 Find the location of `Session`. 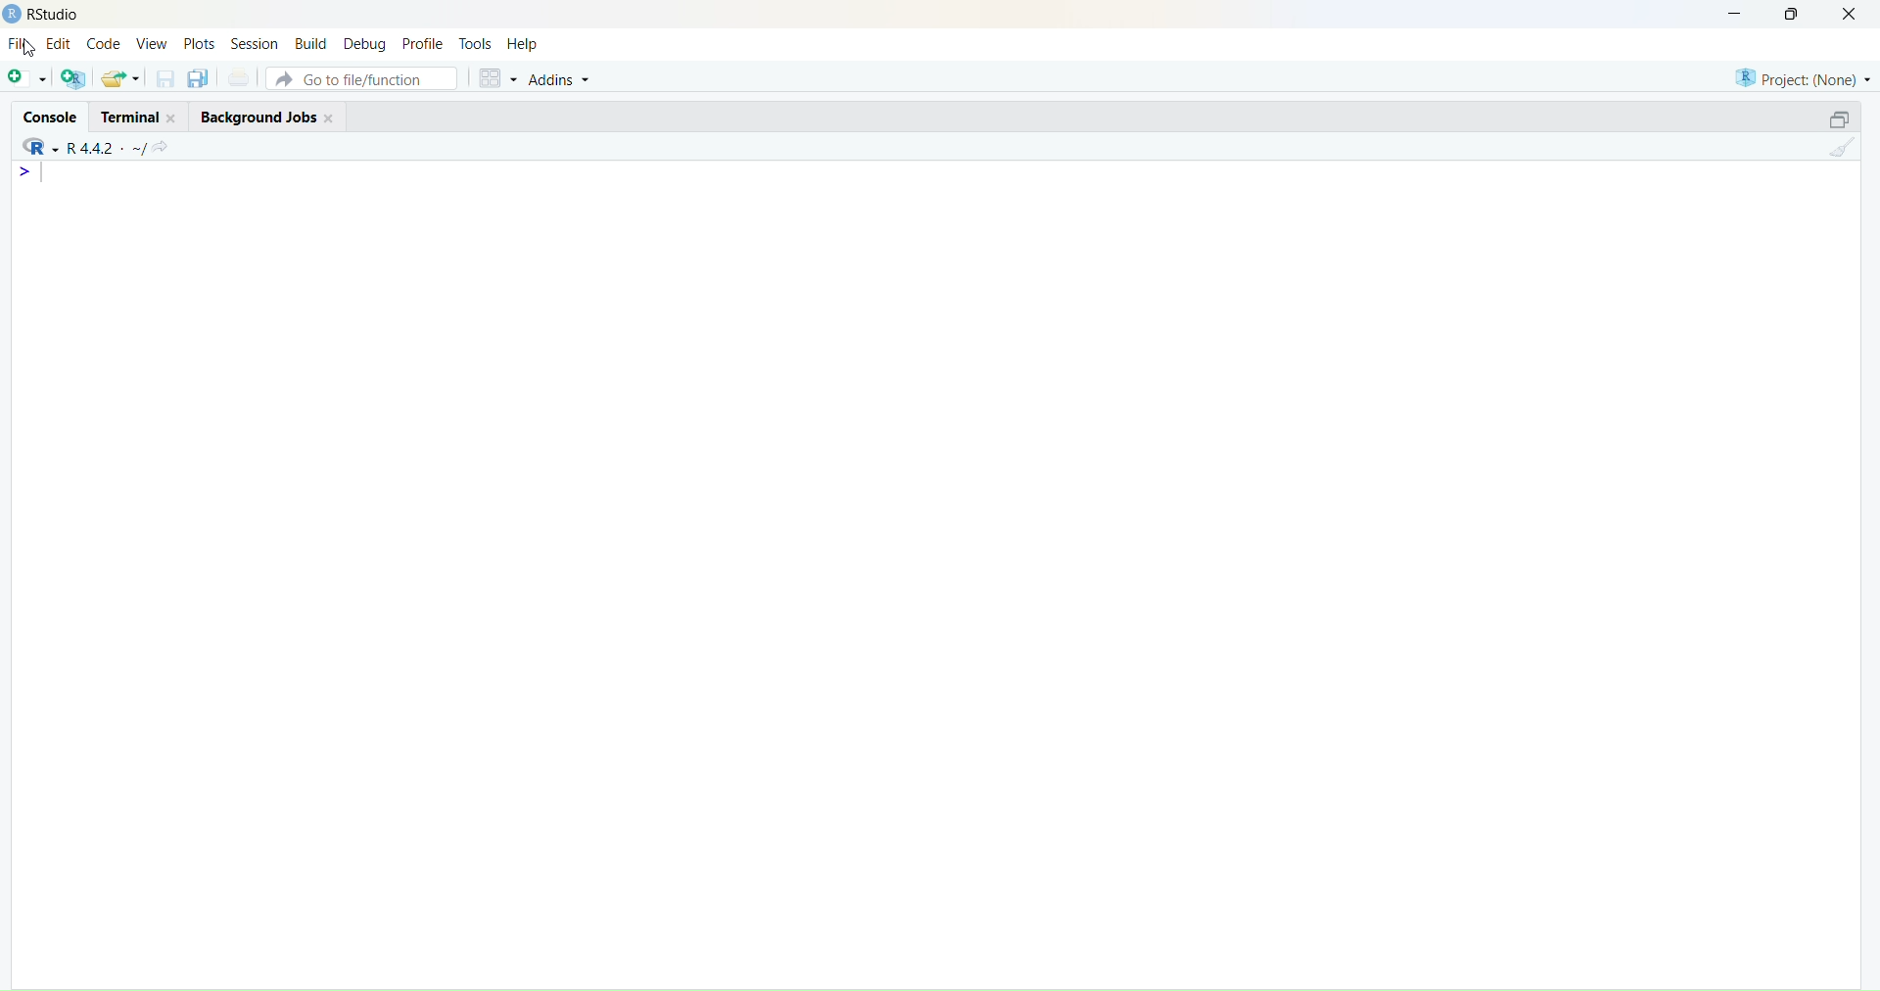

Session is located at coordinates (254, 42).